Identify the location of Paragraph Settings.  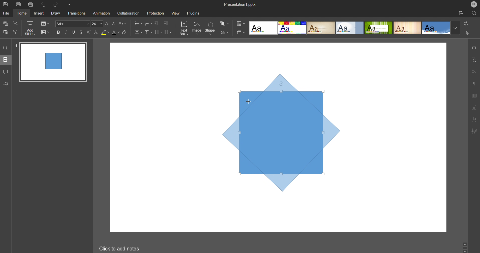
(473, 83).